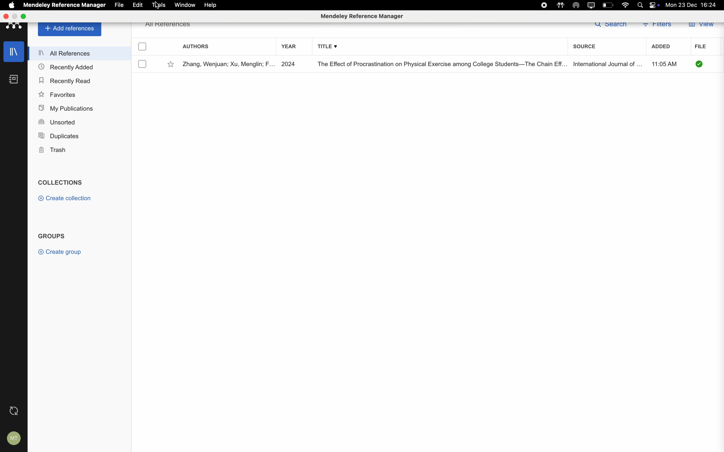 Image resolution: width=724 pixels, height=452 pixels. Describe the element at coordinates (212, 5) in the screenshot. I see `help` at that location.